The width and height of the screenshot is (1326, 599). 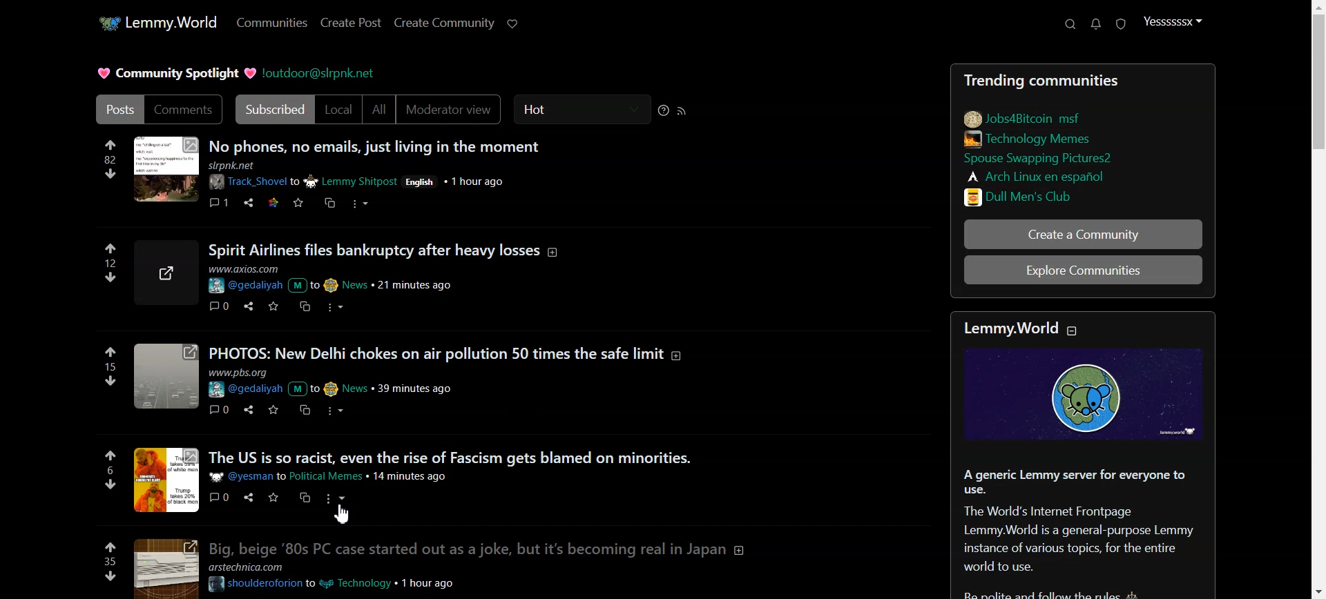 What do you see at coordinates (306, 497) in the screenshot?
I see `cross post` at bounding box center [306, 497].